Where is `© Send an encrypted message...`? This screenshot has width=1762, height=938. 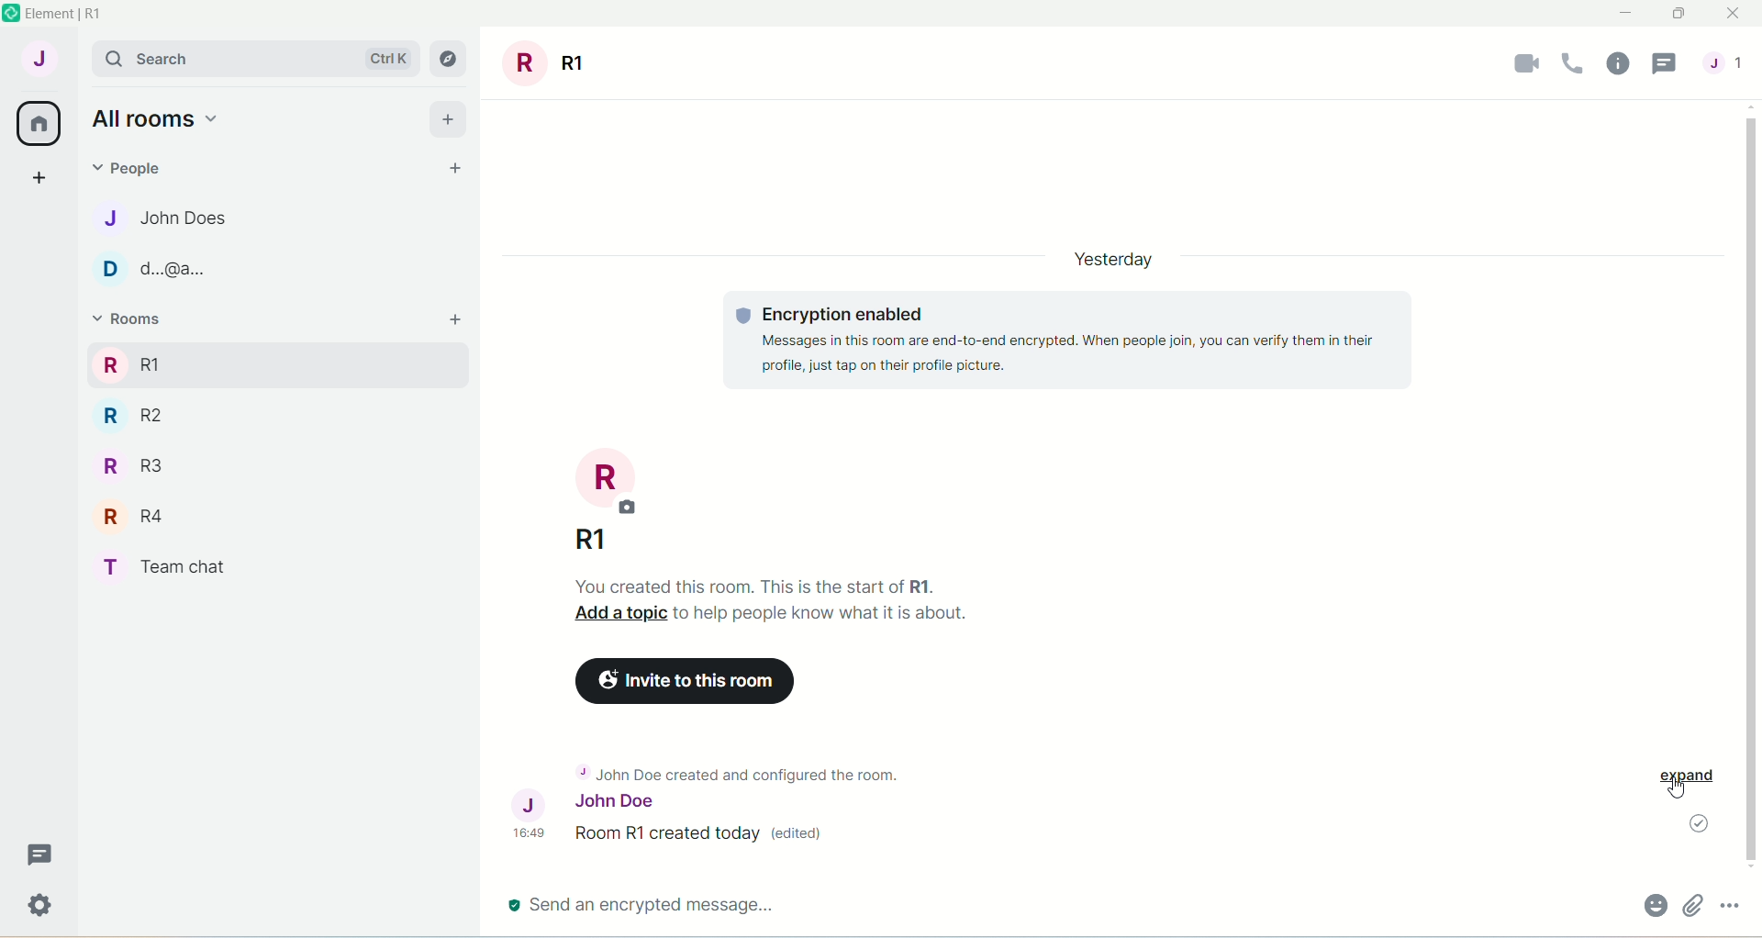
© Send an encrypted message... is located at coordinates (1040, 904).